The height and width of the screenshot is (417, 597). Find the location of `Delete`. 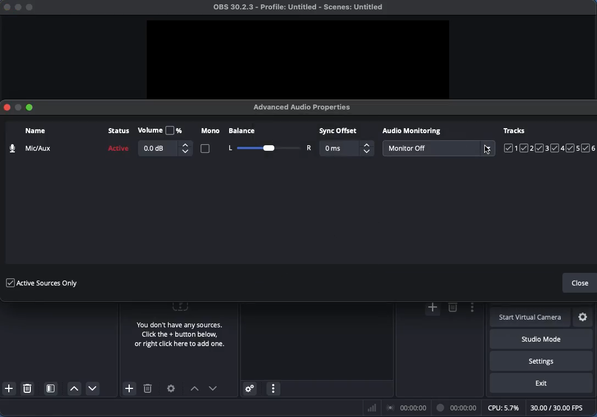

Delete is located at coordinates (148, 390).